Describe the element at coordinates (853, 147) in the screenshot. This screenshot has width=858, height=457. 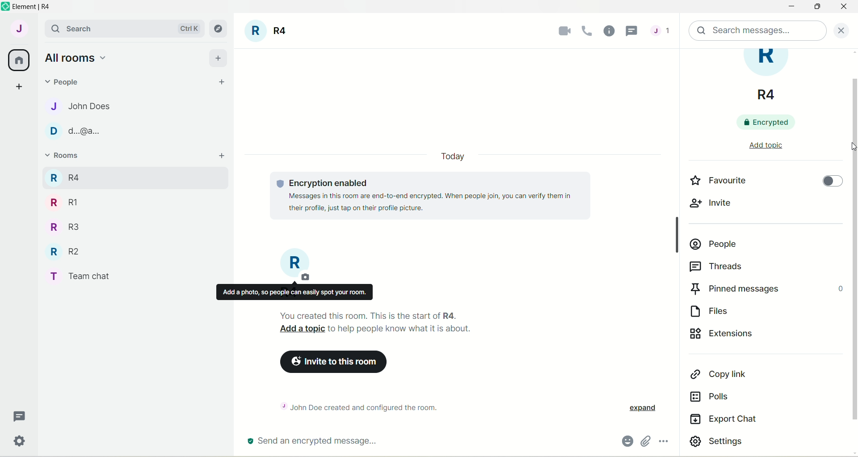
I see `cursor` at that location.